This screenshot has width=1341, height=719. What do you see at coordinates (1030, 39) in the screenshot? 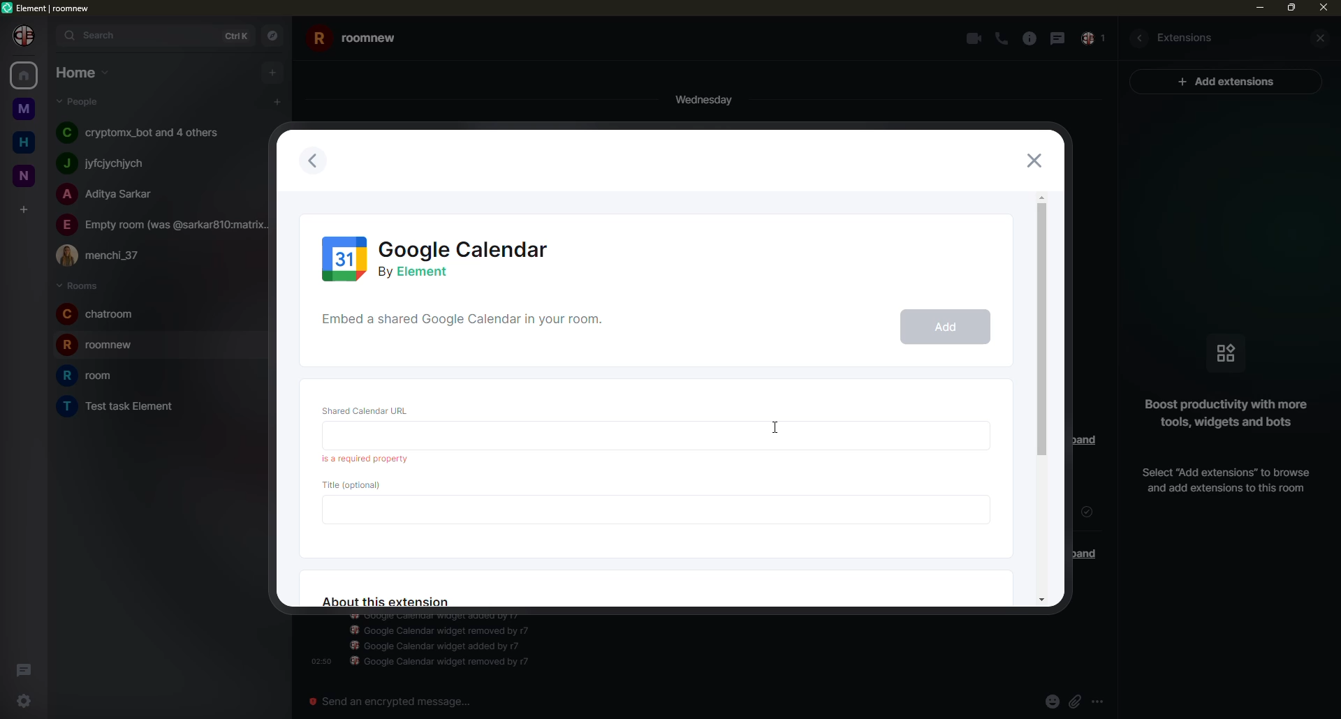
I see `info` at bounding box center [1030, 39].